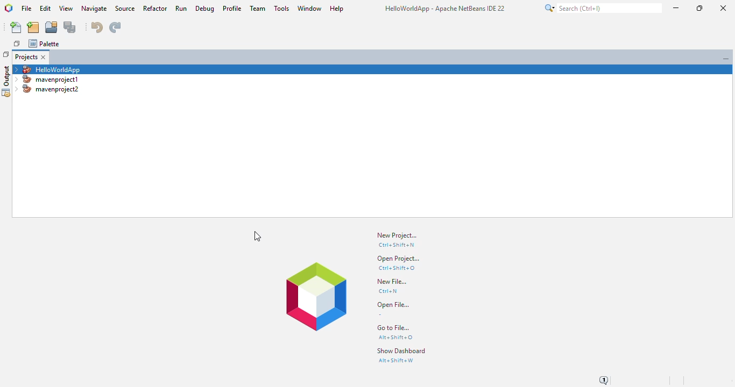 This screenshot has width=735, height=387. What do you see at coordinates (397, 268) in the screenshot?
I see `shortcut for open project` at bounding box center [397, 268].